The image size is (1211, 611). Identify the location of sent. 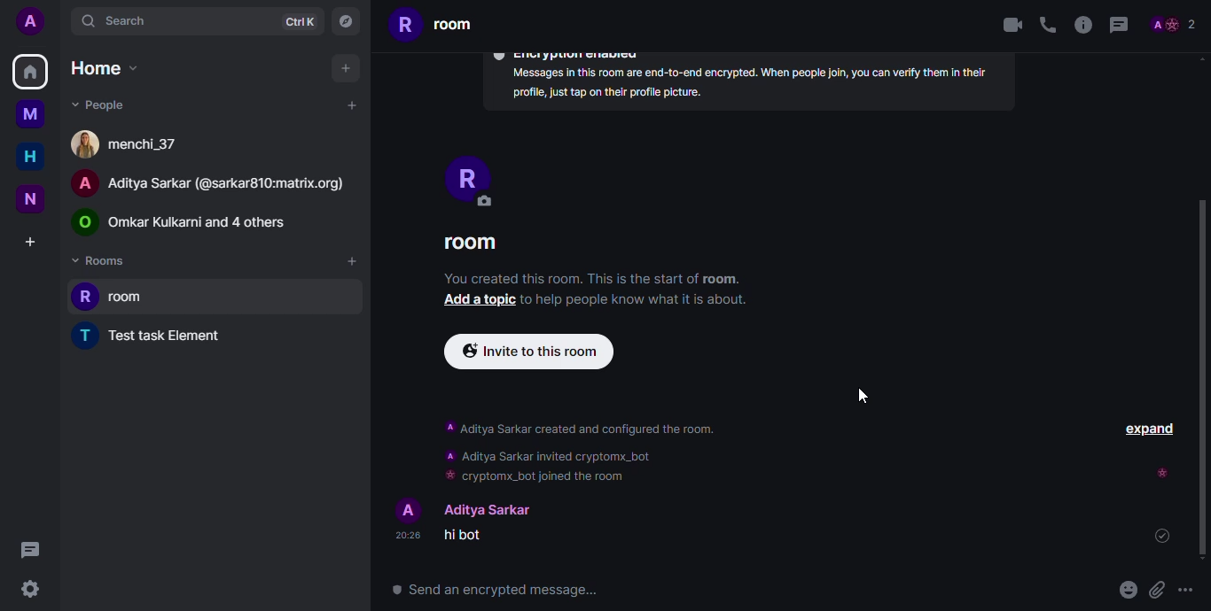
(1160, 537).